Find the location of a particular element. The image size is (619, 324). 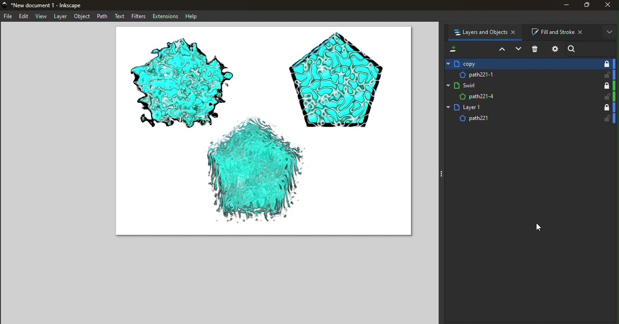

Extensions is located at coordinates (164, 16).